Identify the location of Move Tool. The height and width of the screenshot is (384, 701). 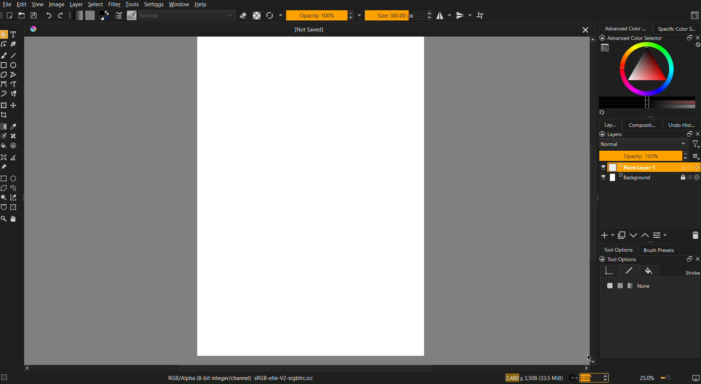
(13, 106).